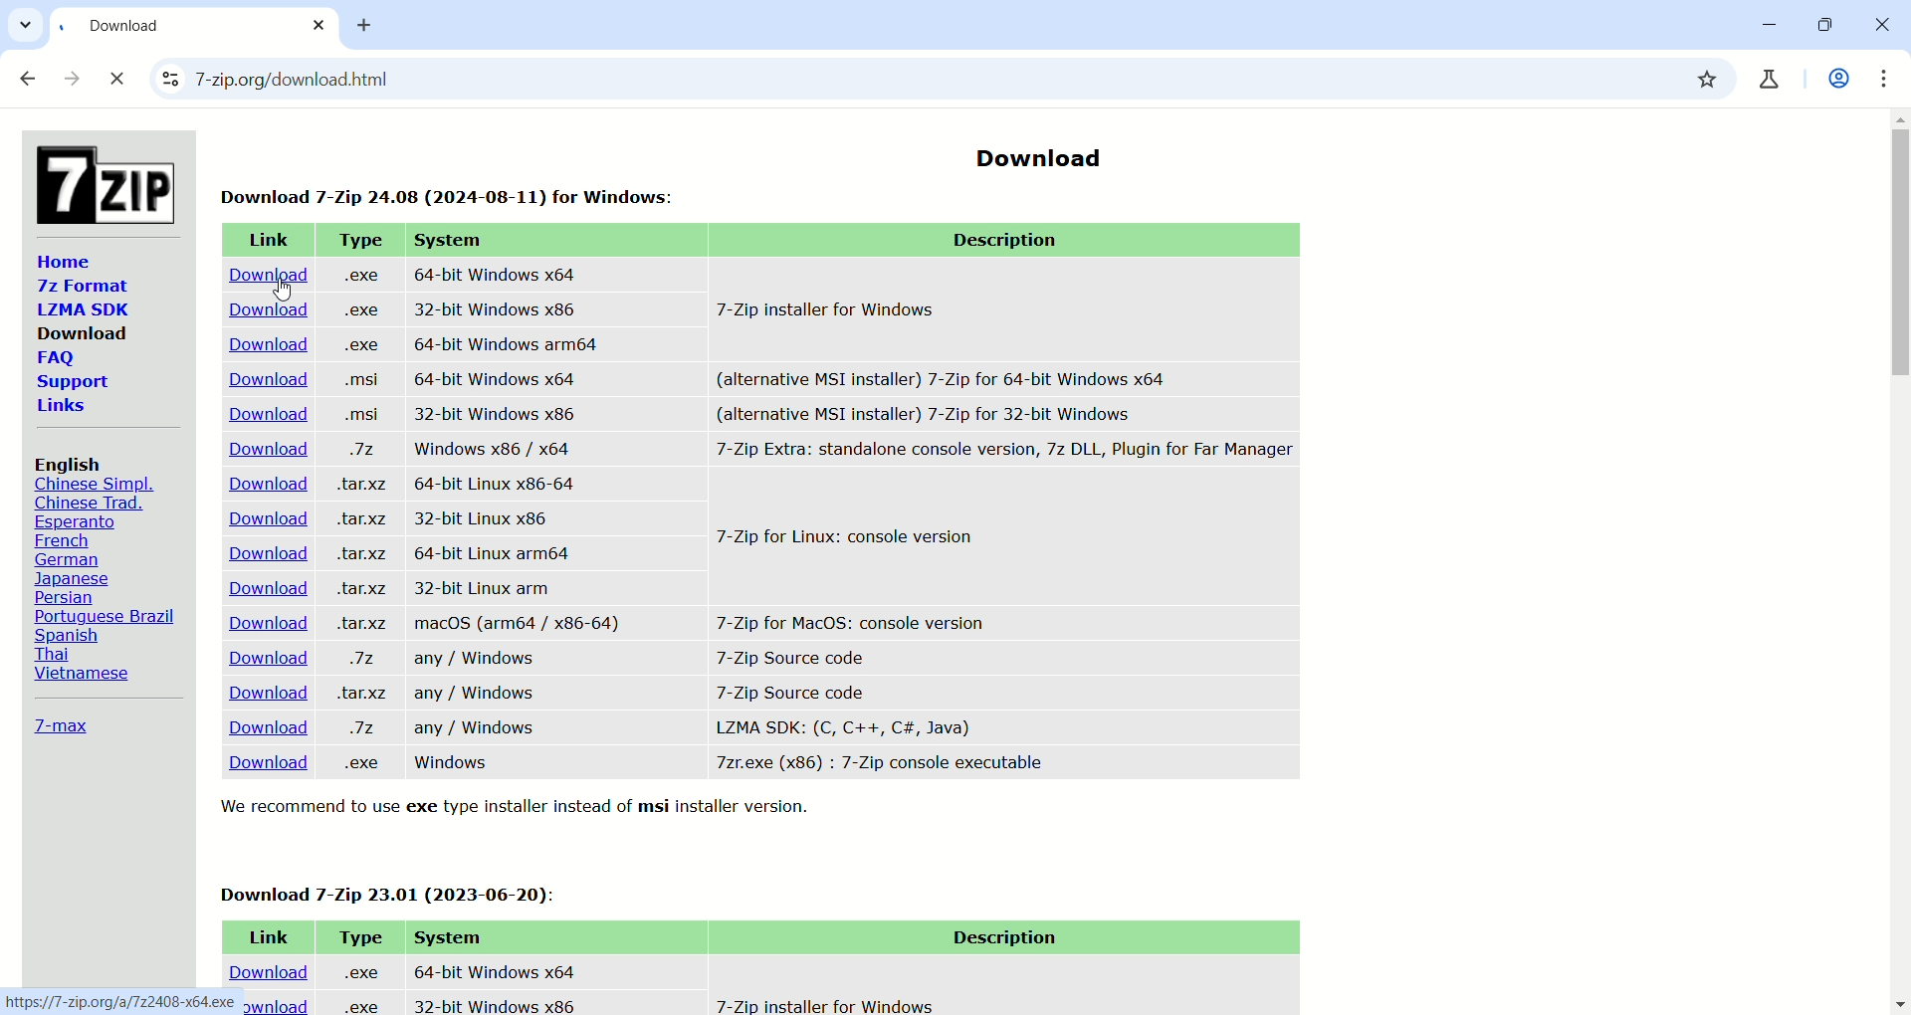  Describe the element at coordinates (264, 587) in the screenshot. I see `Download` at that location.